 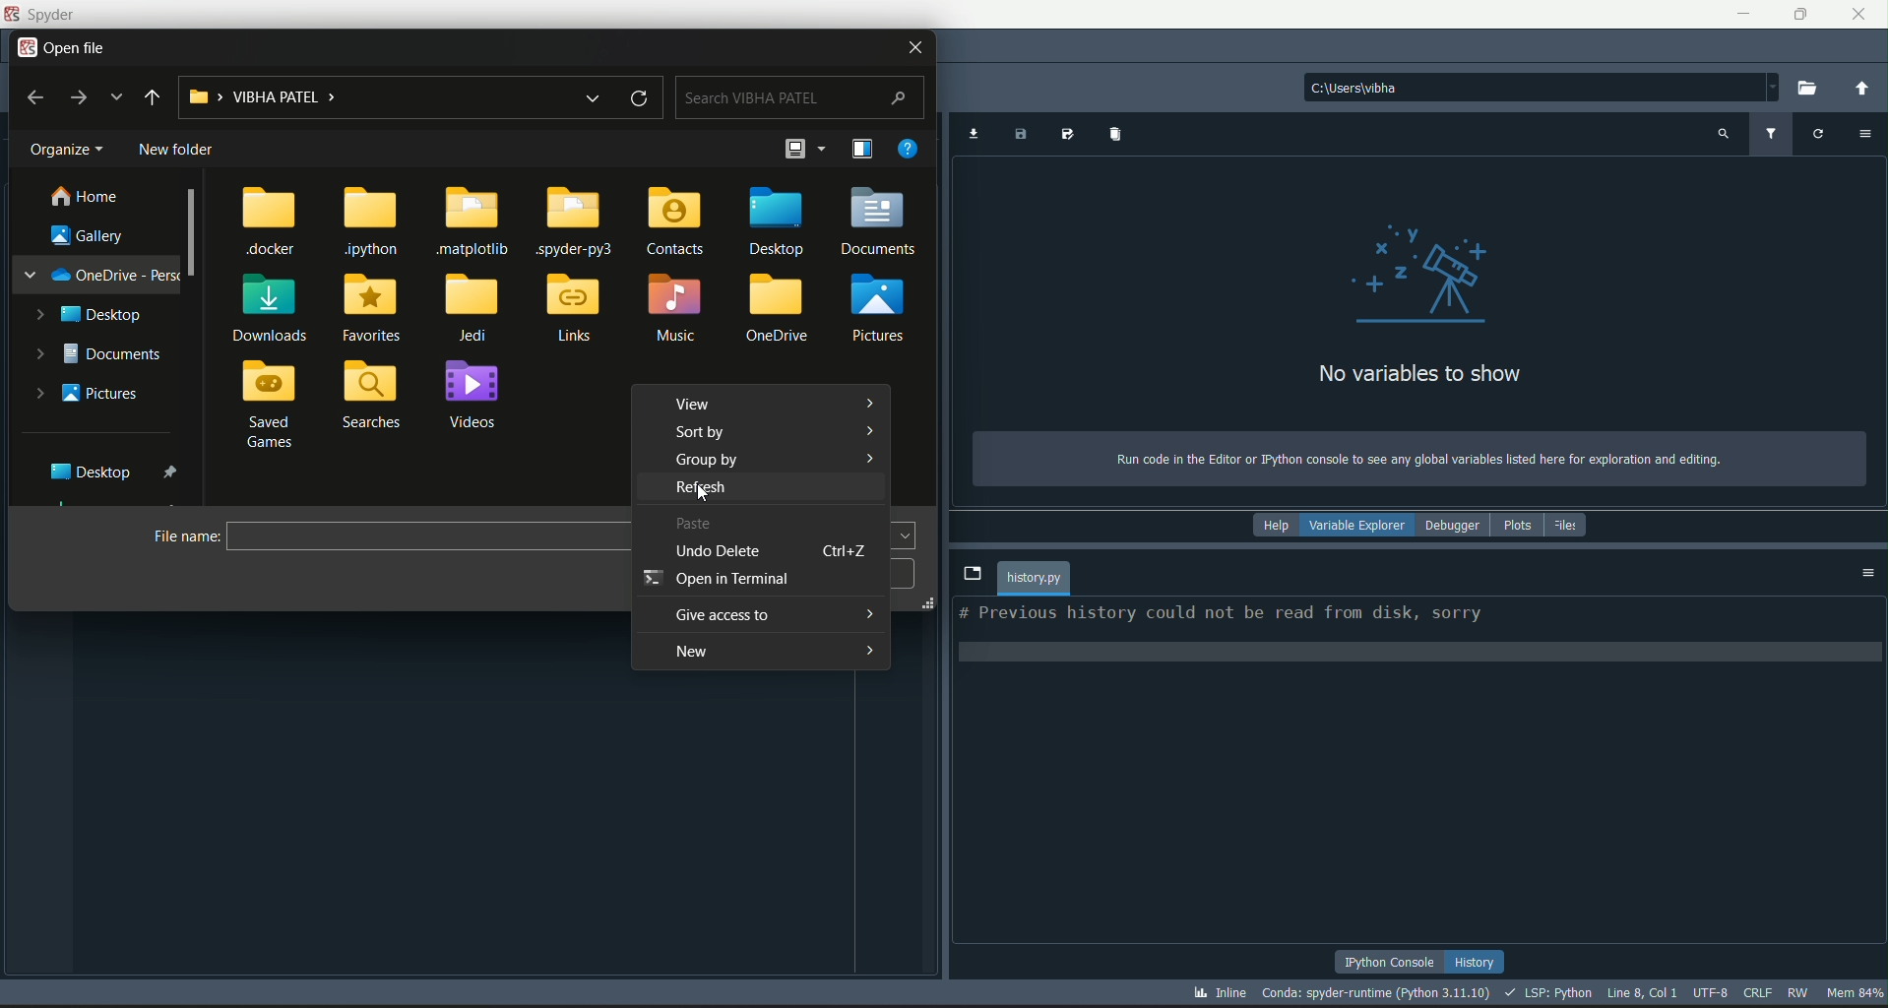 What do you see at coordinates (912, 148) in the screenshot?
I see `get help` at bounding box center [912, 148].